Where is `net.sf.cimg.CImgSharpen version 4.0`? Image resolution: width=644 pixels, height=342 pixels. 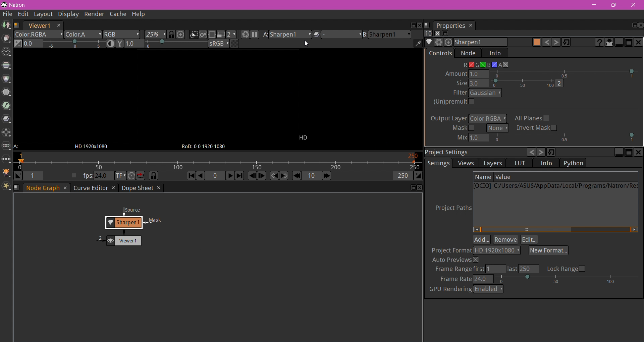
net.sf.cimg.CImgSharpen version 4.0 is located at coordinates (598, 42).